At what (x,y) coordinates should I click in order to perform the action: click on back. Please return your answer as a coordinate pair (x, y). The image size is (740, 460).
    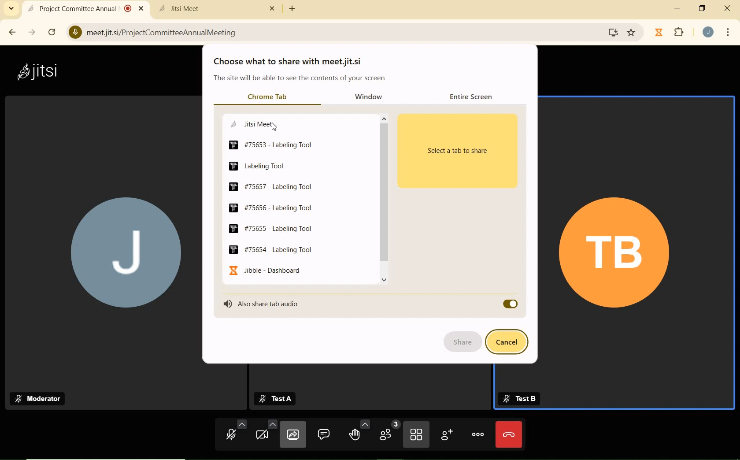
    Looking at the image, I should click on (14, 32).